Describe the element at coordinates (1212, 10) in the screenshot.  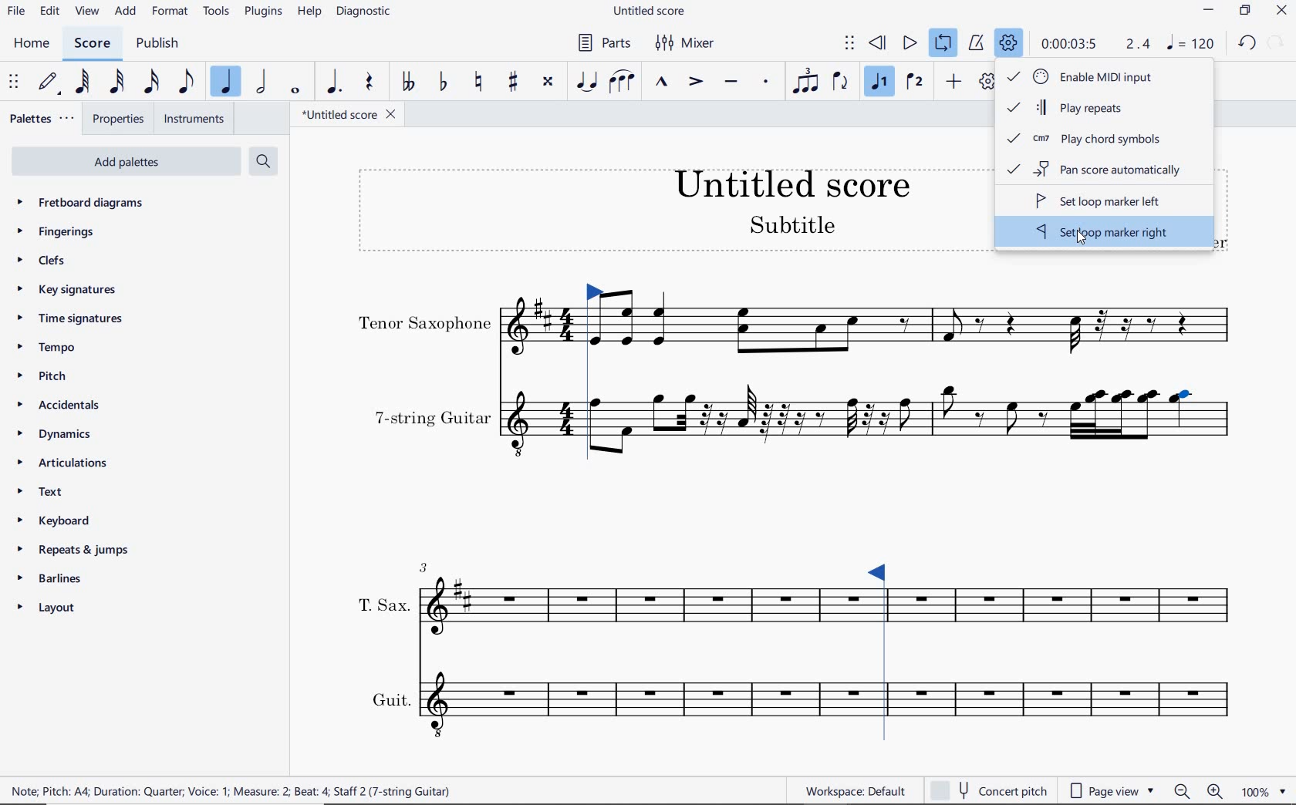
I see `MINIMIZE` at that location.